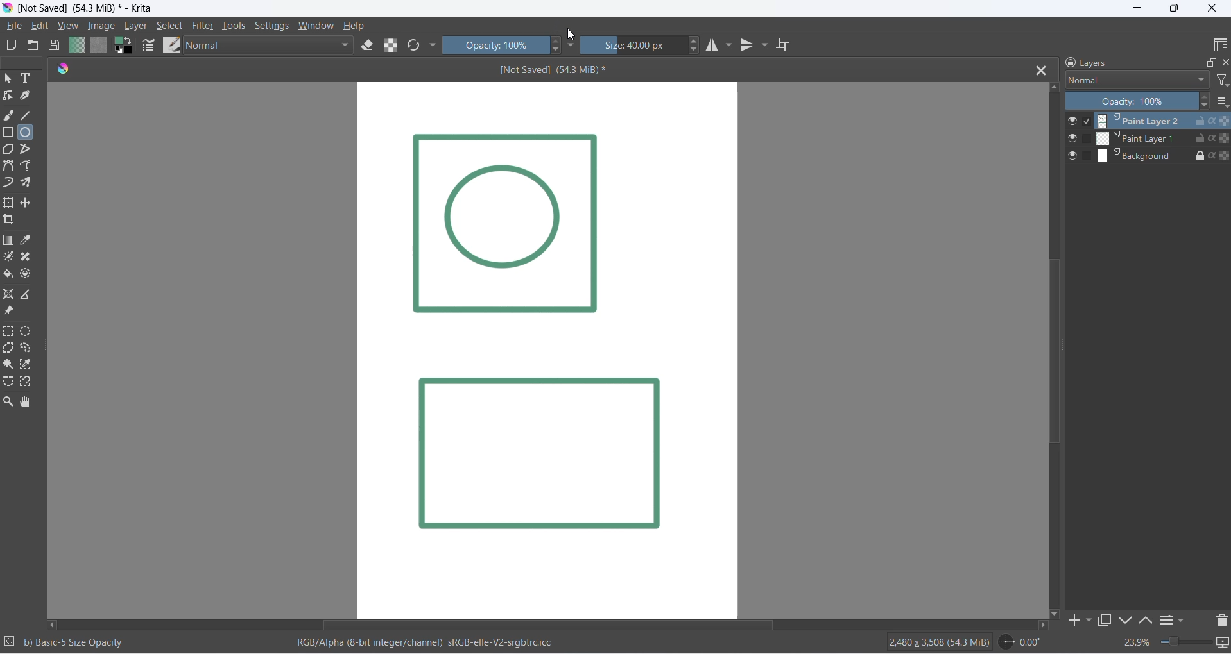 Image resolution: width=1231 pixels, height=654 pixels. What do you see at coordinates (506, 228) in the screenshot?
I see `Image Layer 1` at bounding box center [506, 228].